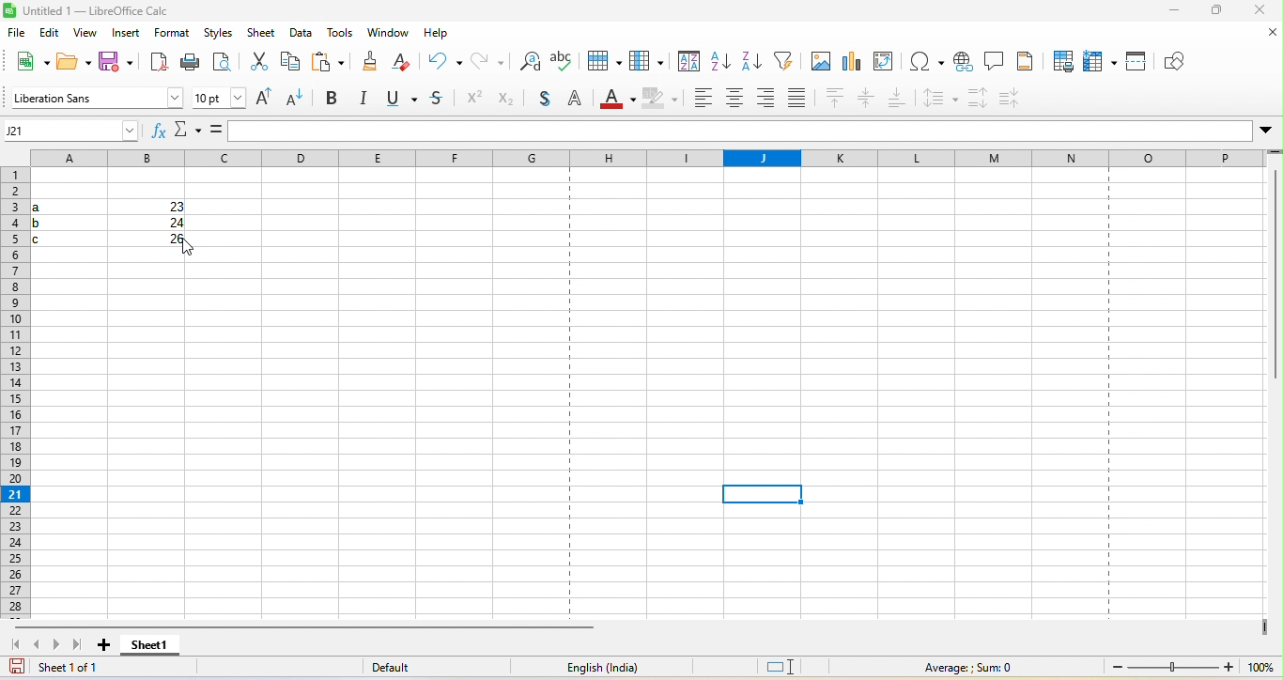 Image resolution: width=1283 pixels, height=680 pixels. What do you see at coordinates (299, 100) in the screenshot?
I see `decrease font size` at bounding box center [299, 100].